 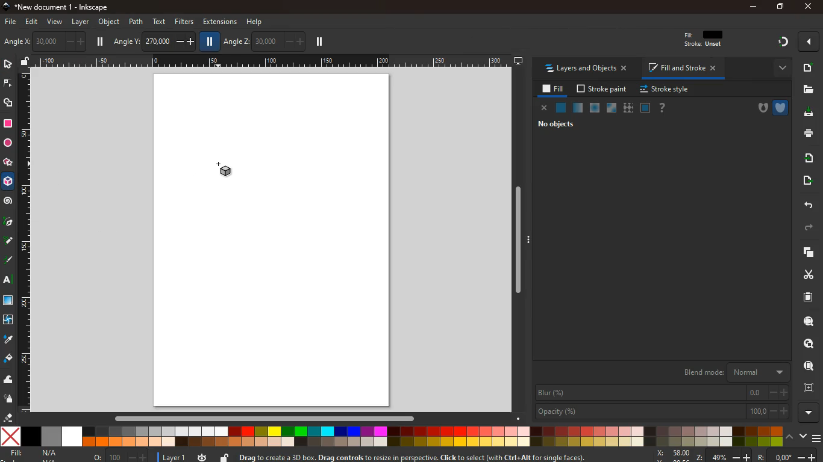 I want to click on find, so click(x=809, y=343).